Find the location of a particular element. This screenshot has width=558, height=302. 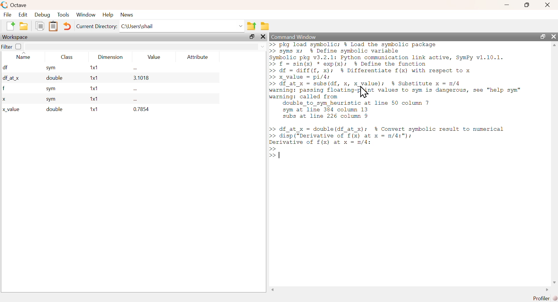

1x1 is located at coordinates (92, 88).